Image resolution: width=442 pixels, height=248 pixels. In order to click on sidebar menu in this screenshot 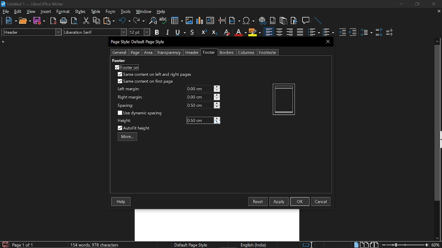, I will do `click(441, 139)`.